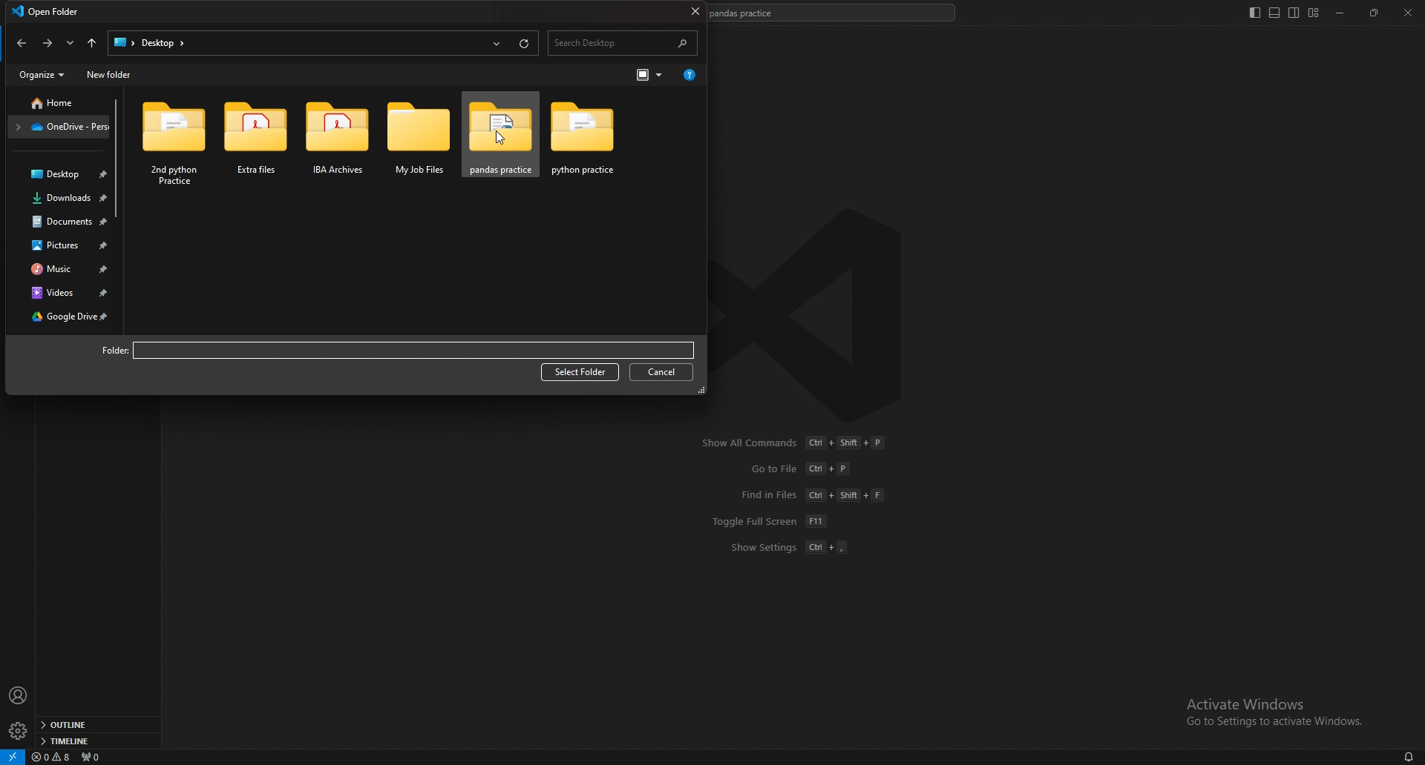 The width and height of the screenshot is (1425, 765). What do you see at coordinates (13, 756) in the screenshot?
I see `remote window` at bounding box center [13, 756].